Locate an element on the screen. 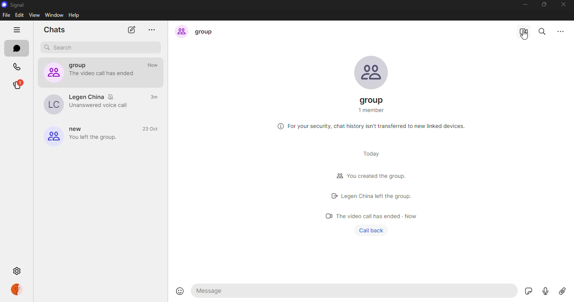  You created the group. is located at coordinates (377, 176).